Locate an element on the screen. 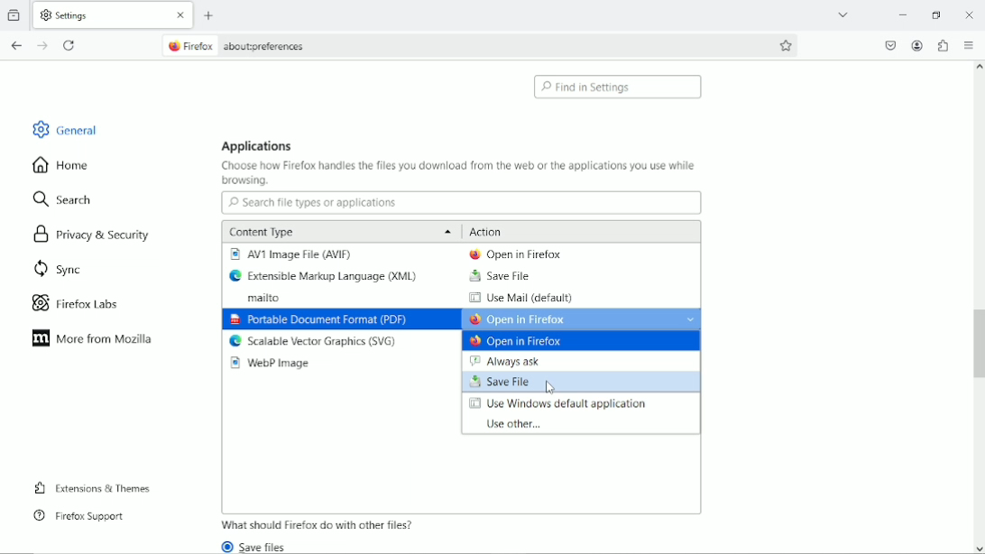 This screenshot has width=985, height=554. Portable Document File is located at coordinates (318, 320).